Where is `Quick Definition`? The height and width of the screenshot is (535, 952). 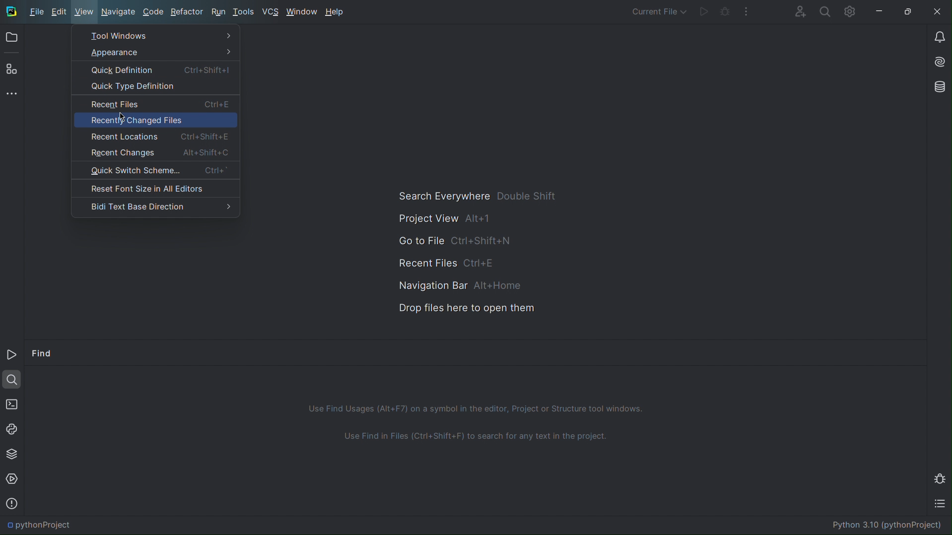 Quick Definition is located at coordinates (156, 70).